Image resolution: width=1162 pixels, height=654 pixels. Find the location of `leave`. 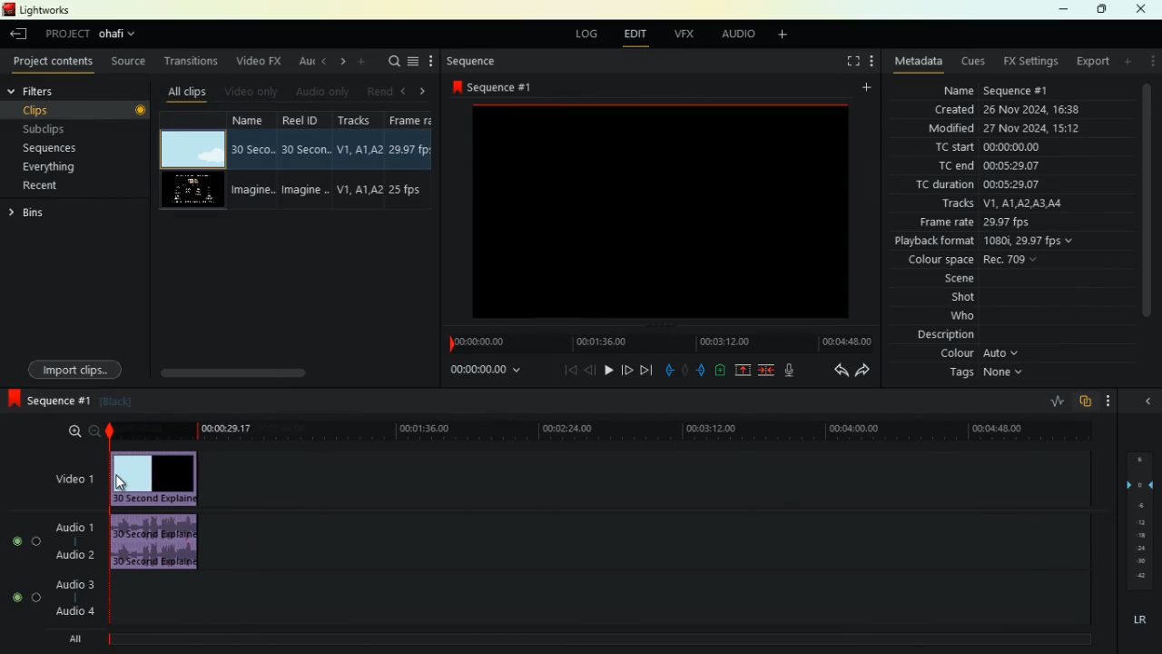

leave is located at coordinates (19, 33).